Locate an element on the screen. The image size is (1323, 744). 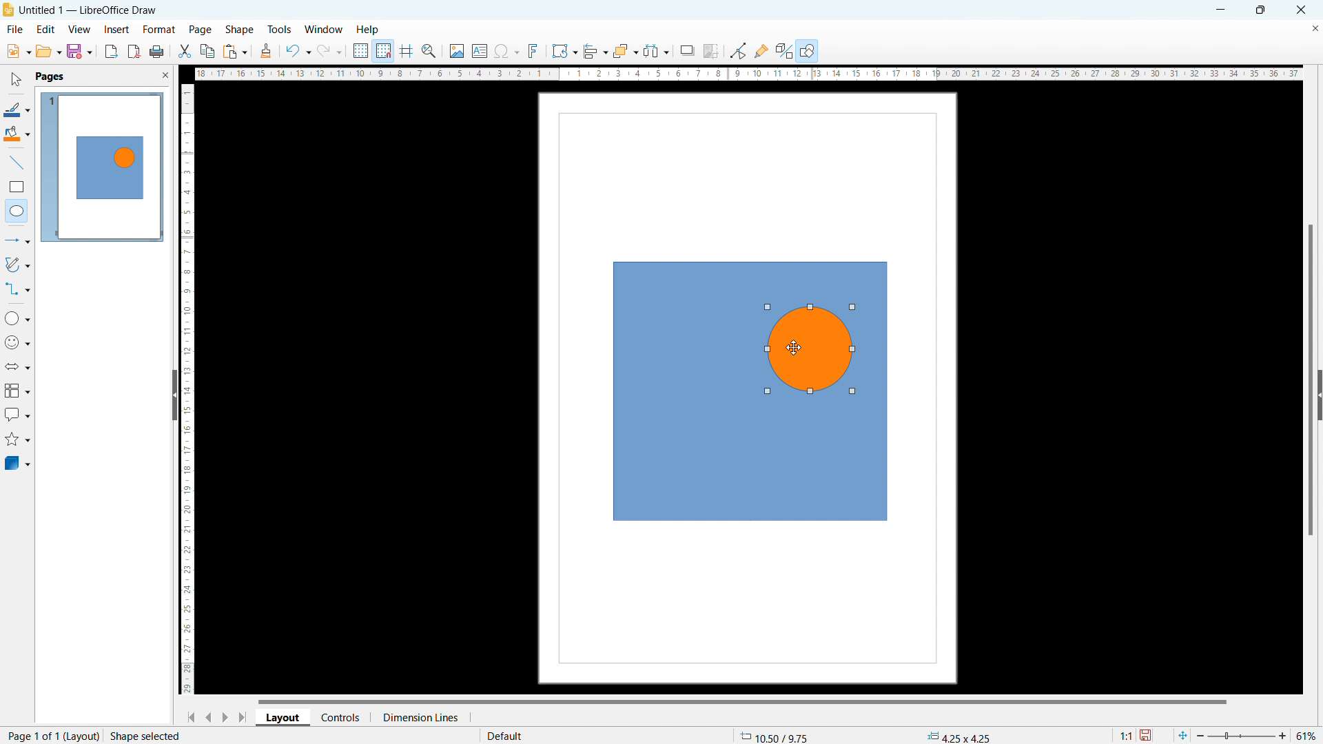
insert text box is located at coordinates (480, 50).